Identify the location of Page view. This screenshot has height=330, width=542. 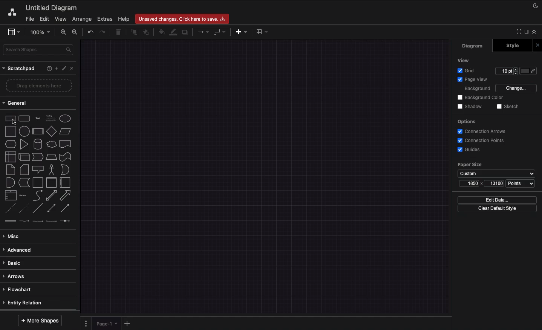
(476, 80).